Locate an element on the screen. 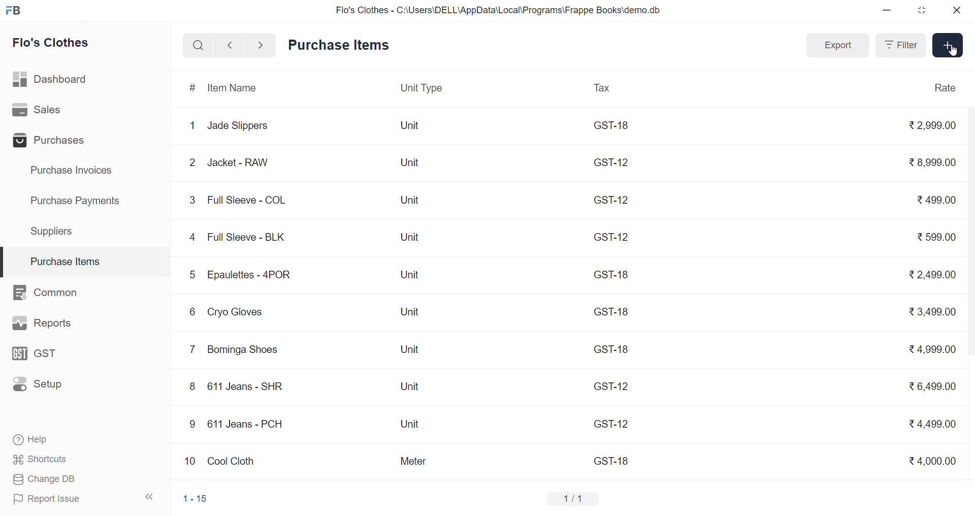 The width and height of the screenshot is (975, 516). GST-12 is located at coordinates (613, 424).